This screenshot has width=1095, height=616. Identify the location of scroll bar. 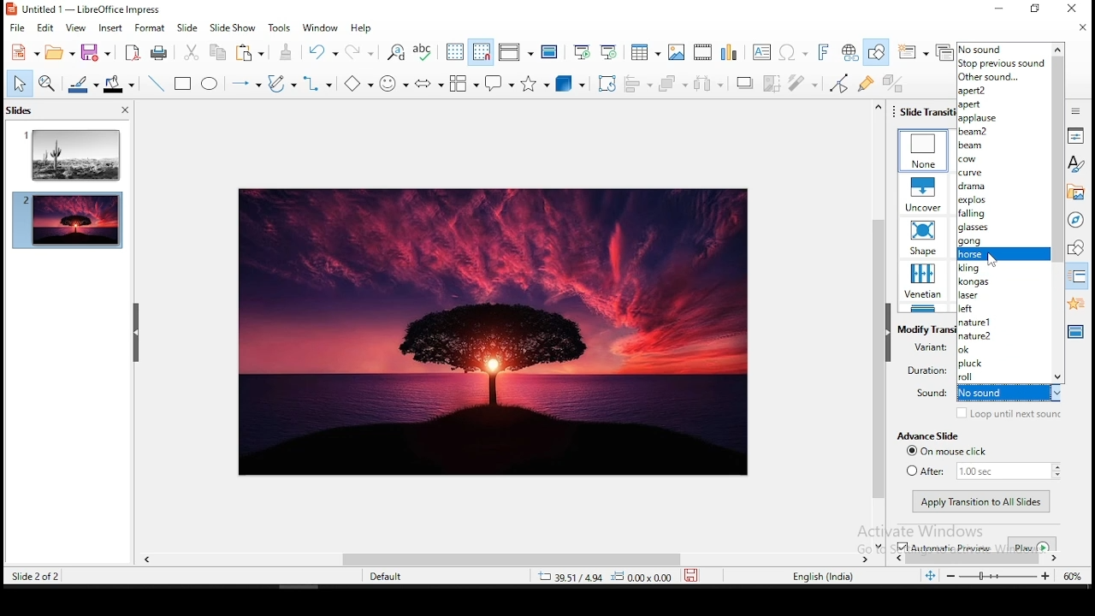
(879, 325).